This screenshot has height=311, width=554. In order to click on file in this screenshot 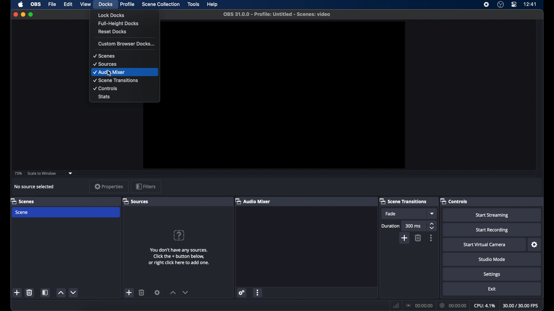, I will do `click(52, 4)`.